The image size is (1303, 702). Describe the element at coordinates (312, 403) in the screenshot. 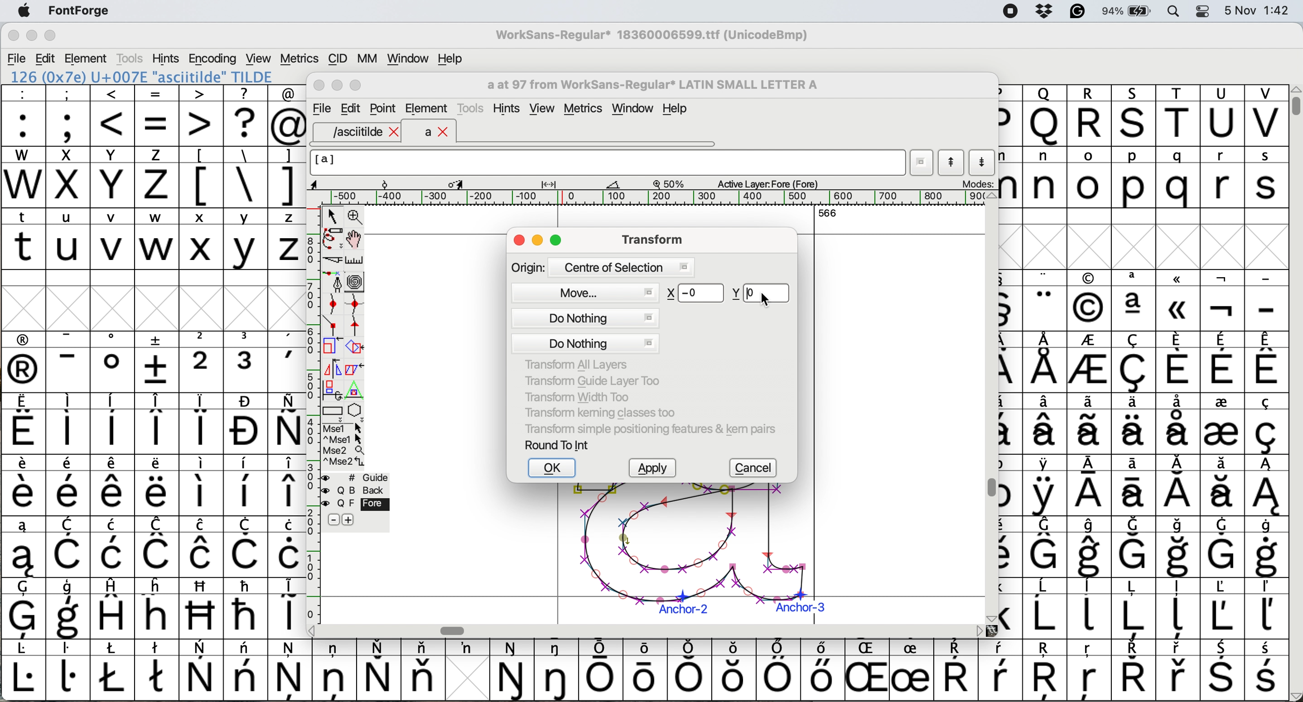

I see `vertical scale` at that location.